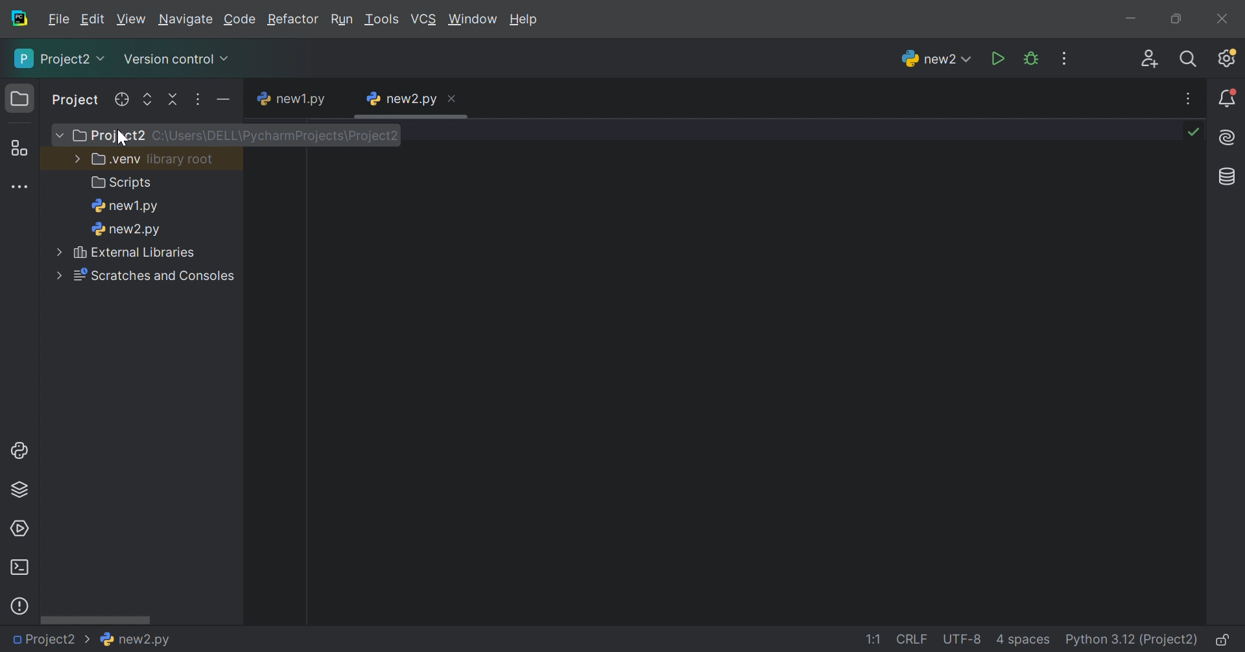 The image size is (1245, 652). Describe the element at coordinates (938, 58) in the screenshot. I see `new2` at that location.